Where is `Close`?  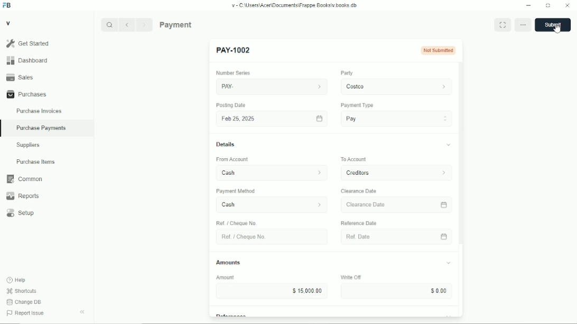
Close is located at coordinates (567, 5).